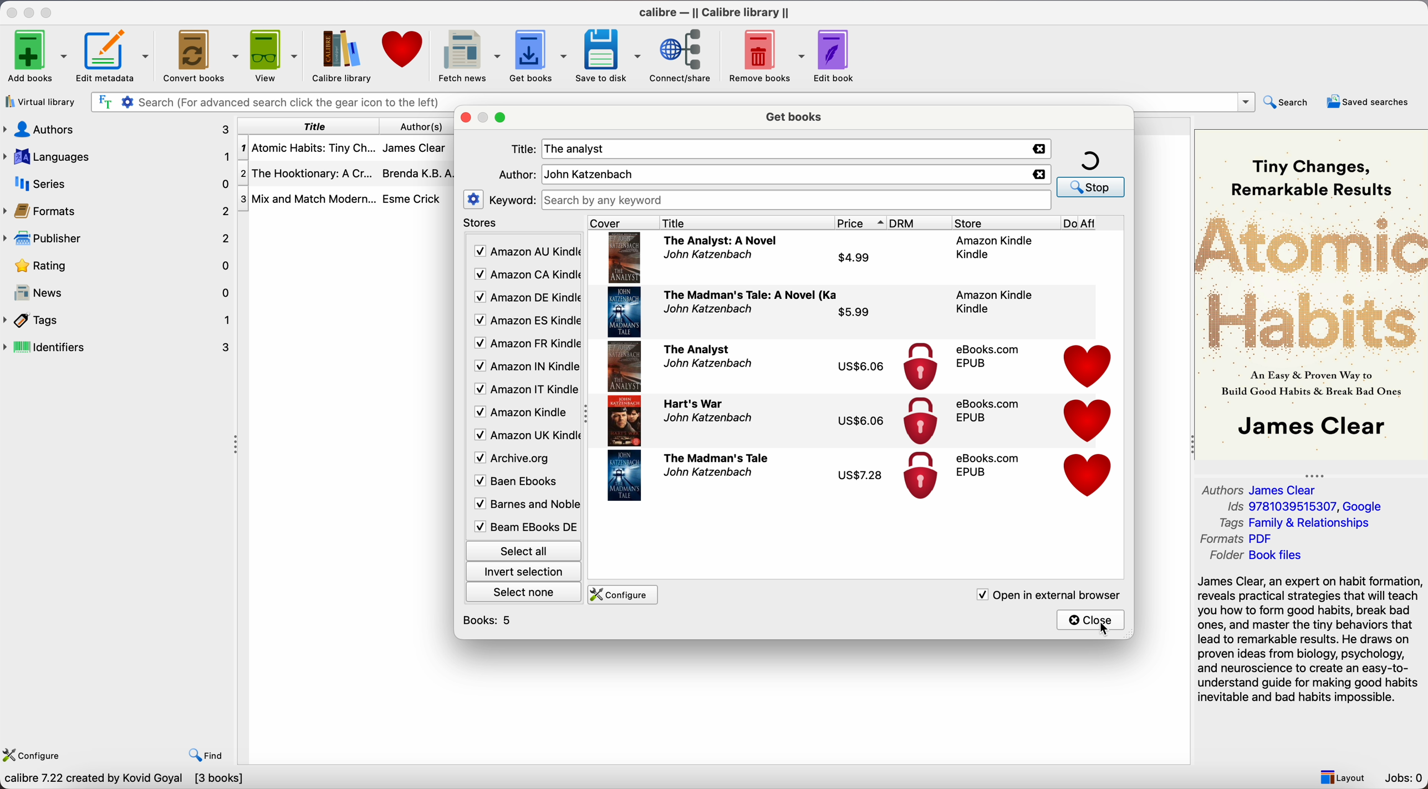  I want to click on close app, so click(11, 12).